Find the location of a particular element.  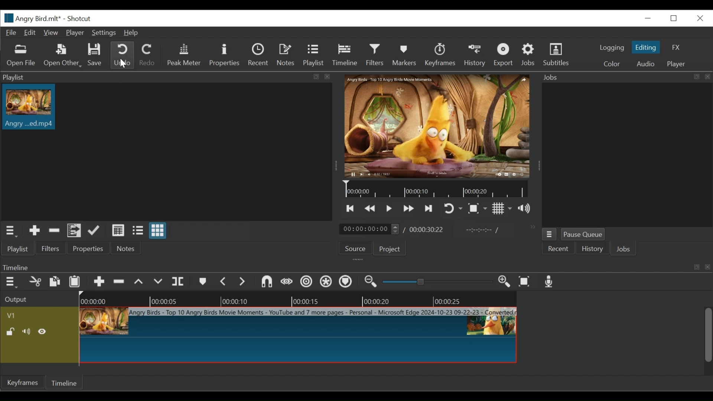

Close is located at coordinates (699, 19).